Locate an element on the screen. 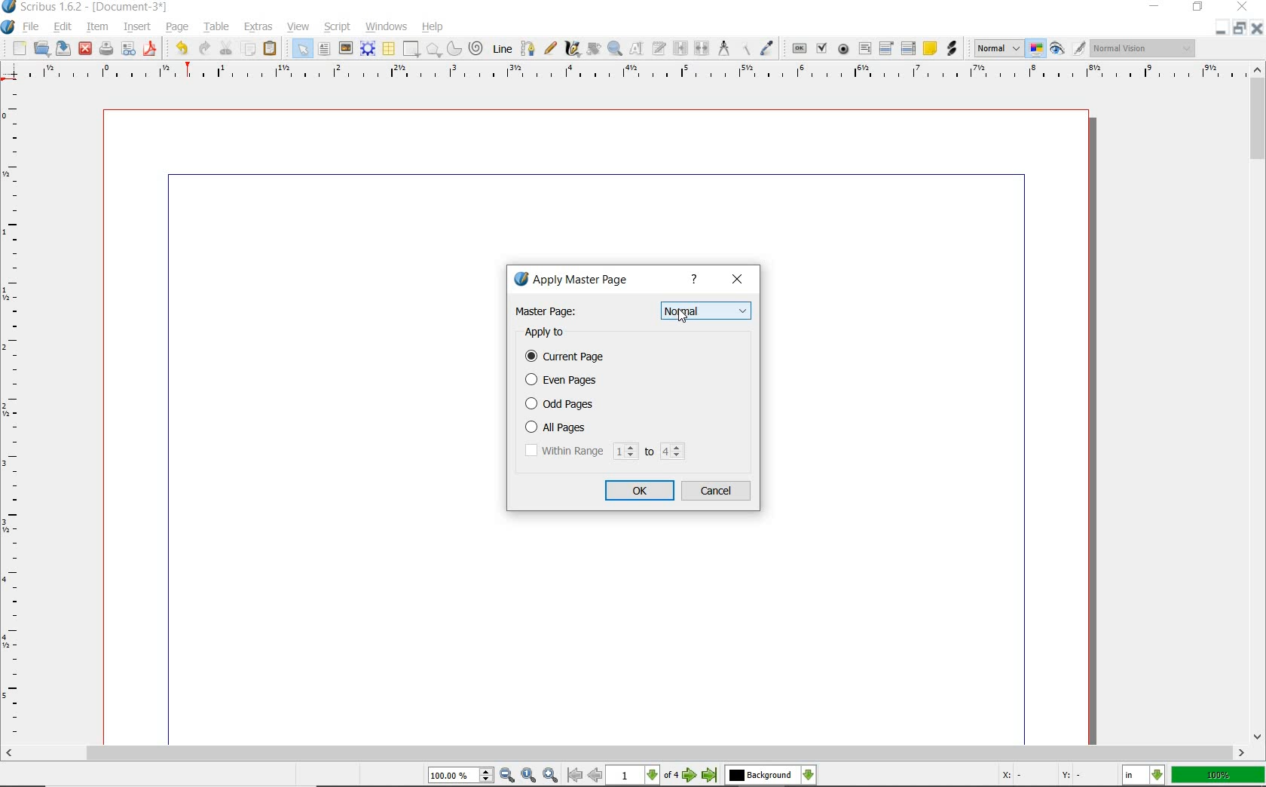 Image resolution: width=1266 pixels, height=787 pixels. help is located at coordinates (697, 280).